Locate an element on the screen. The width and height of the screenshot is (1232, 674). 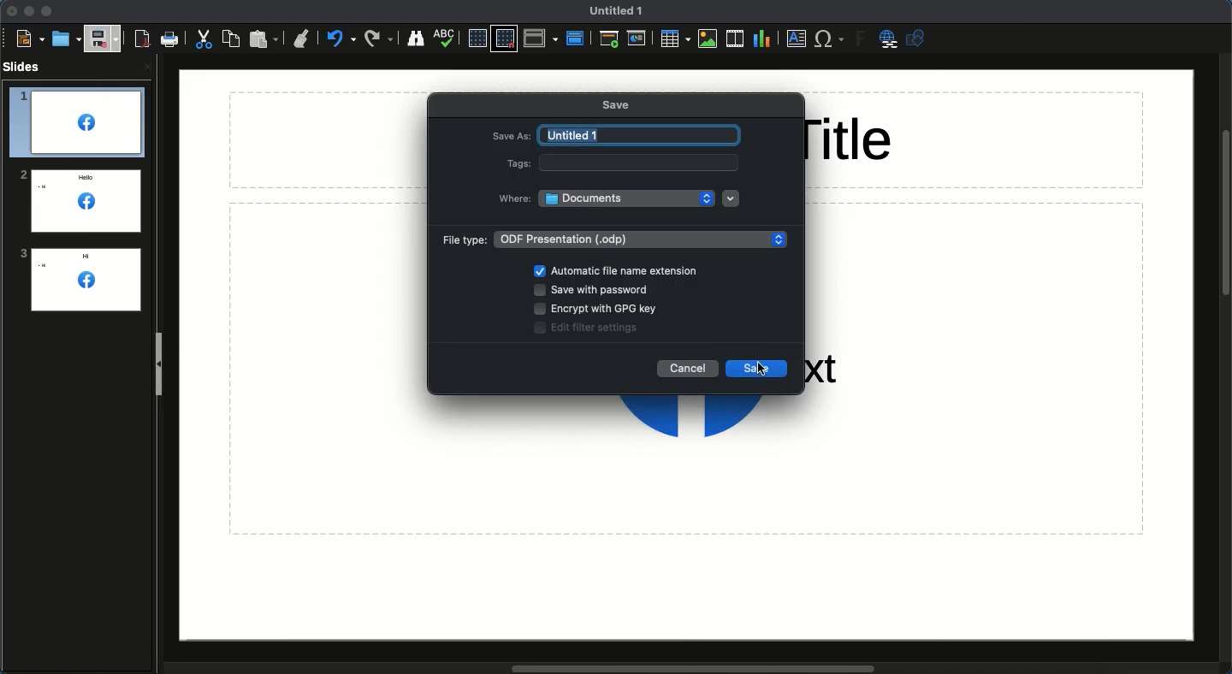
Where is located at coordinates (604, 199).